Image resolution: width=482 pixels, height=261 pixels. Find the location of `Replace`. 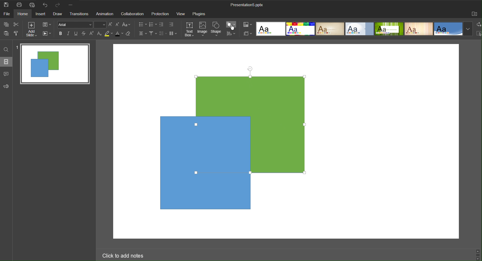

Replace is located at coordinates (479, 24).